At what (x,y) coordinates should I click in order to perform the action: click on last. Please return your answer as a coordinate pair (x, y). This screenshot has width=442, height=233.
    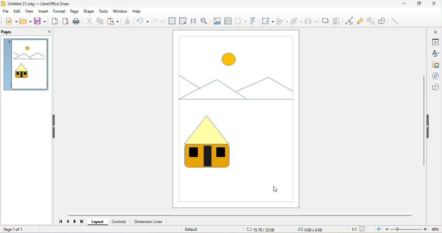
    Looking at the image, I should click on (82, 222).